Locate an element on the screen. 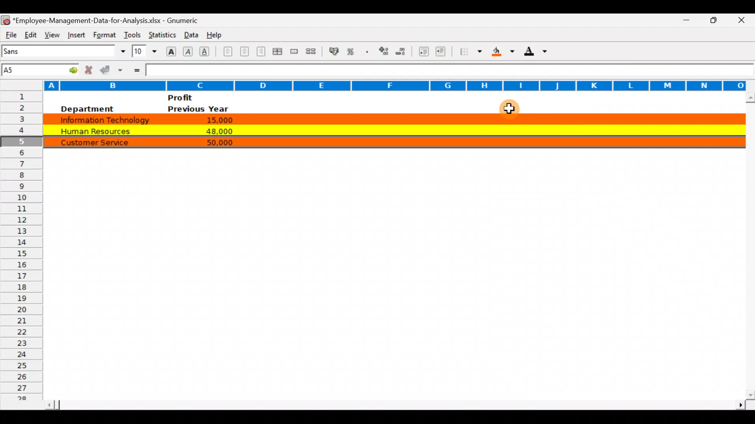 The width and height of the screenshot is (755, 424). Borders is located at coordinates (471, 51).